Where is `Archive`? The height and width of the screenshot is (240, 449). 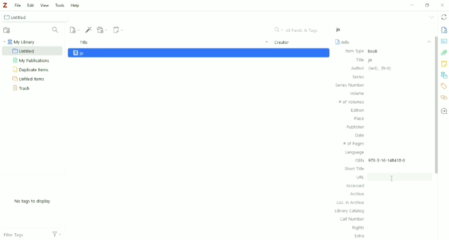 Archive is located at coordinates (358, 194).